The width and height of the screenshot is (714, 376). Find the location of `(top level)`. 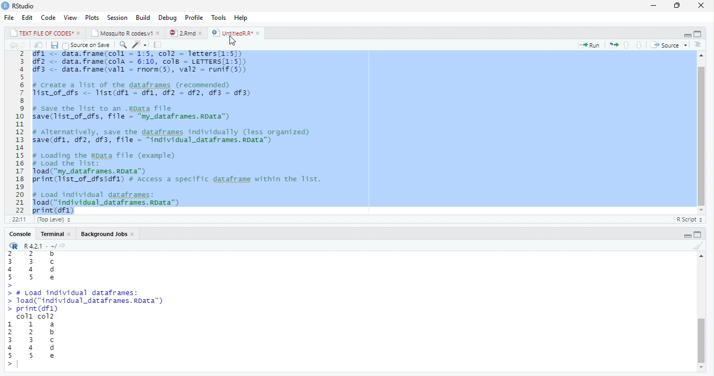

(top level) is located at coordinates (53, 219).